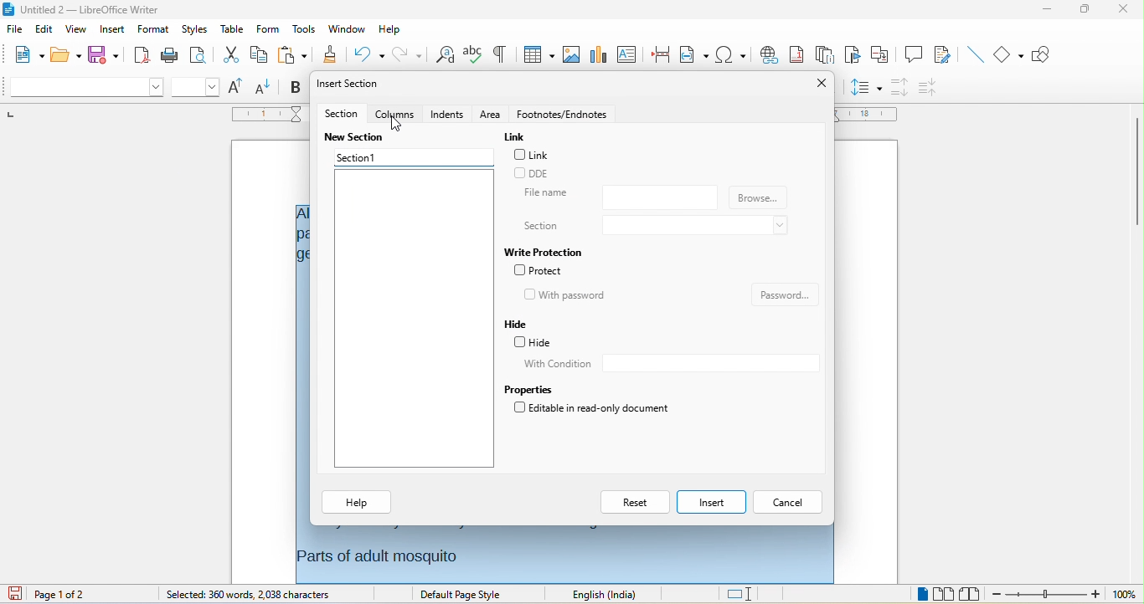  I want to click on section, so click(647, 225).